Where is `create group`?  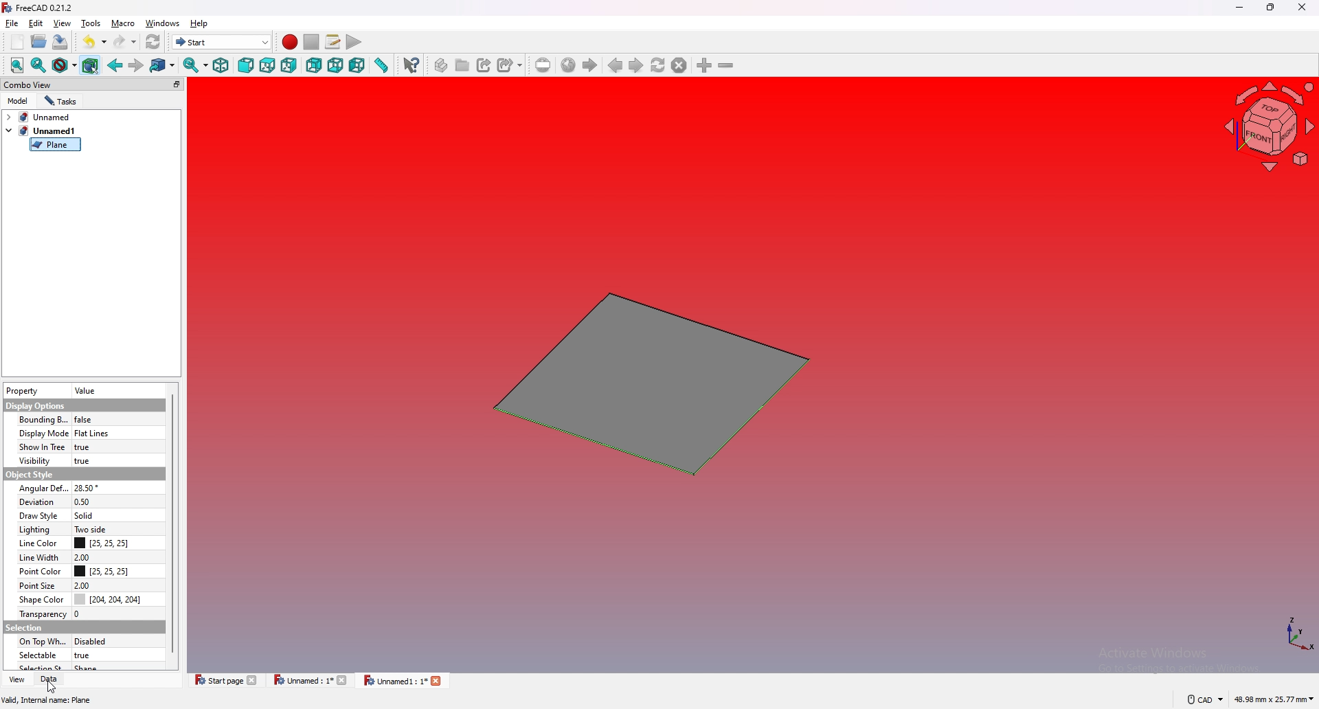 create group is located at coordinates (464, 65).